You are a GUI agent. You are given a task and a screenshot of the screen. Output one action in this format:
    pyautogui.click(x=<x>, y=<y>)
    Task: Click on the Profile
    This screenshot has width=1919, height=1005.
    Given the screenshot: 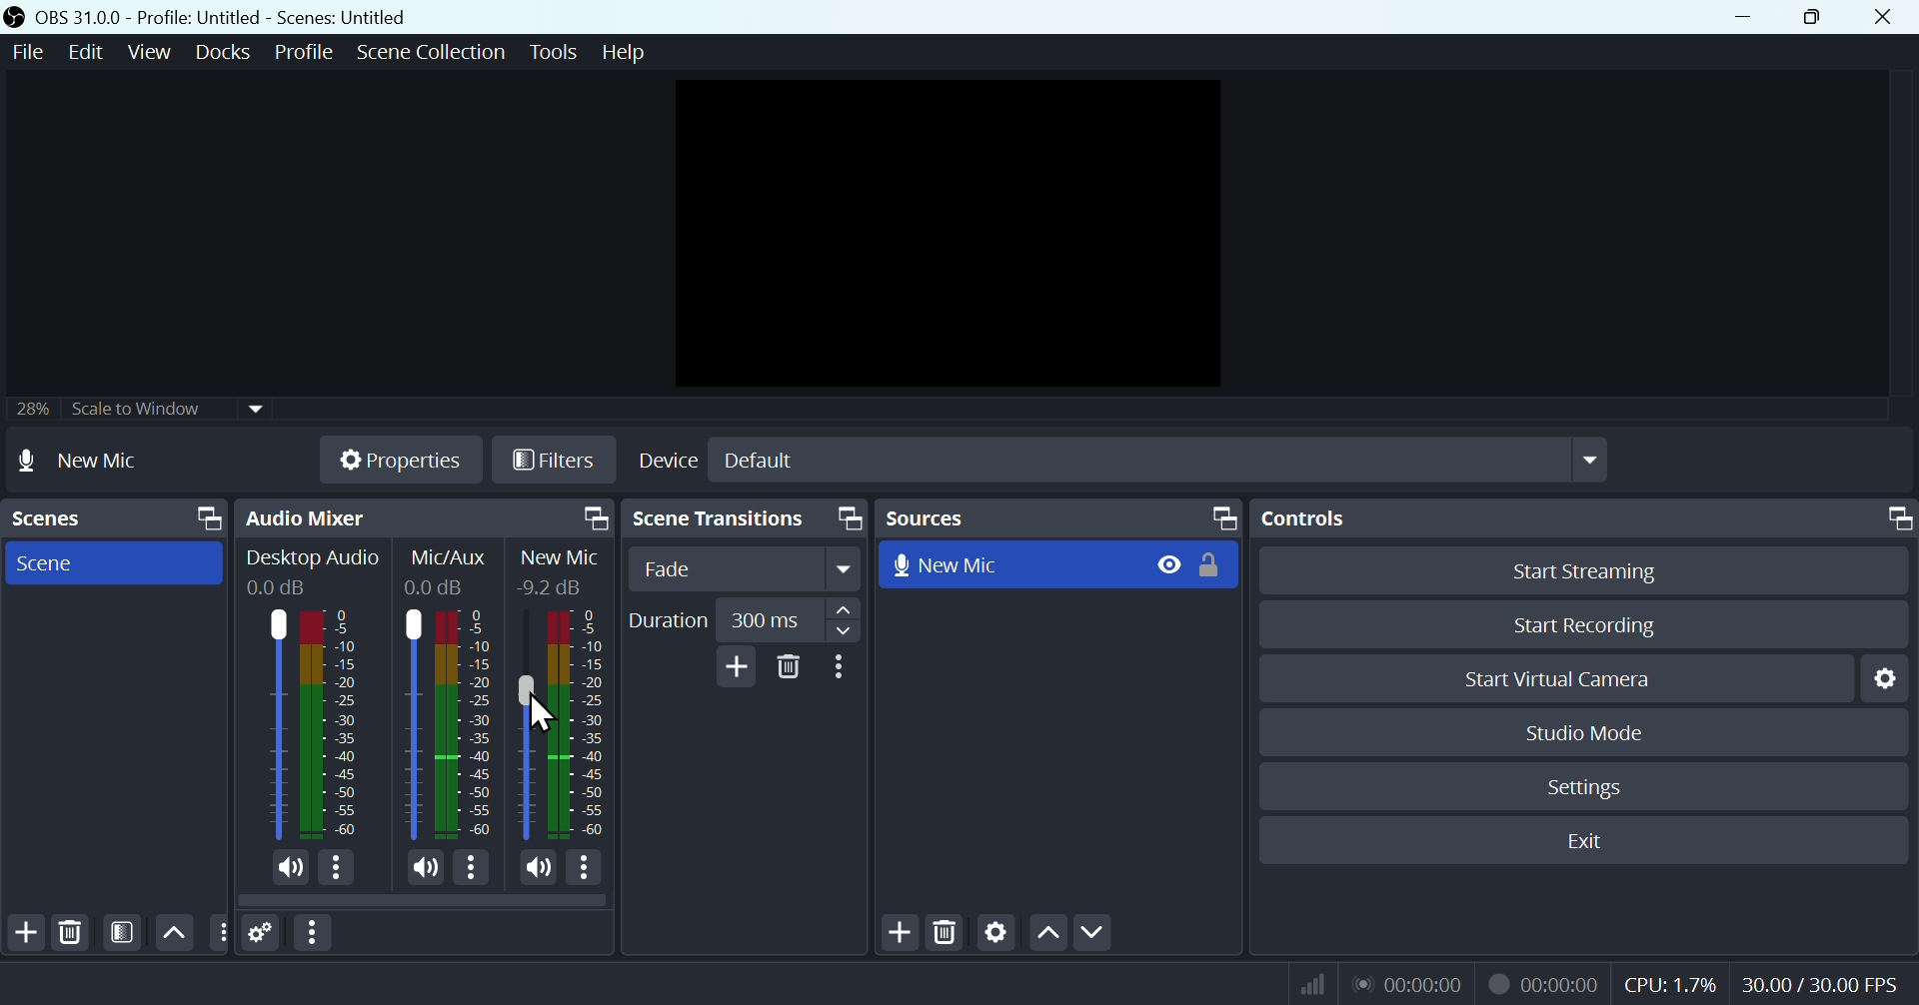 What is the action you would take?
    pyautogui.click(x=304, y=52)
    